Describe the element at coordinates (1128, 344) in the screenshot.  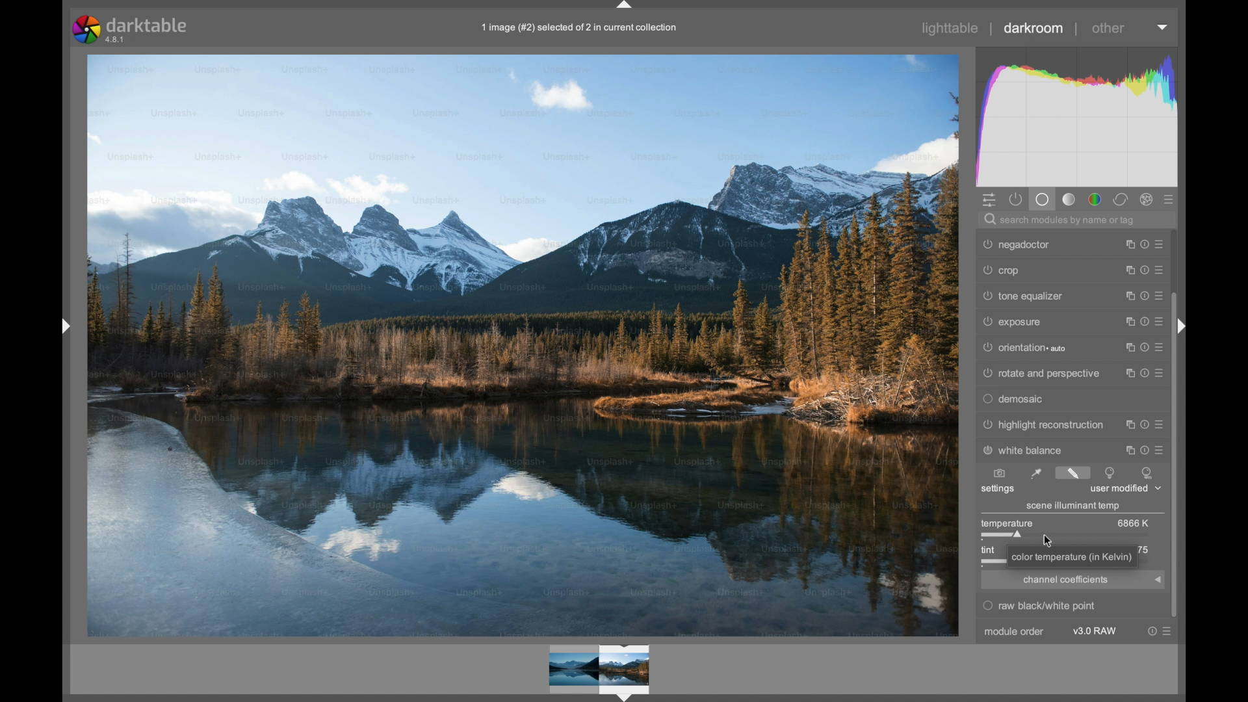
I see `instance` at that location.